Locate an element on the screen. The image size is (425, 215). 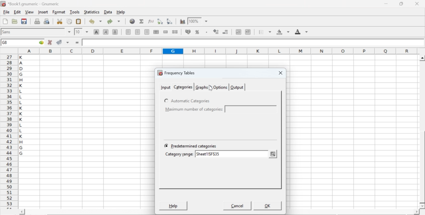
insert hyperlink is located at coordinates (132, 21).